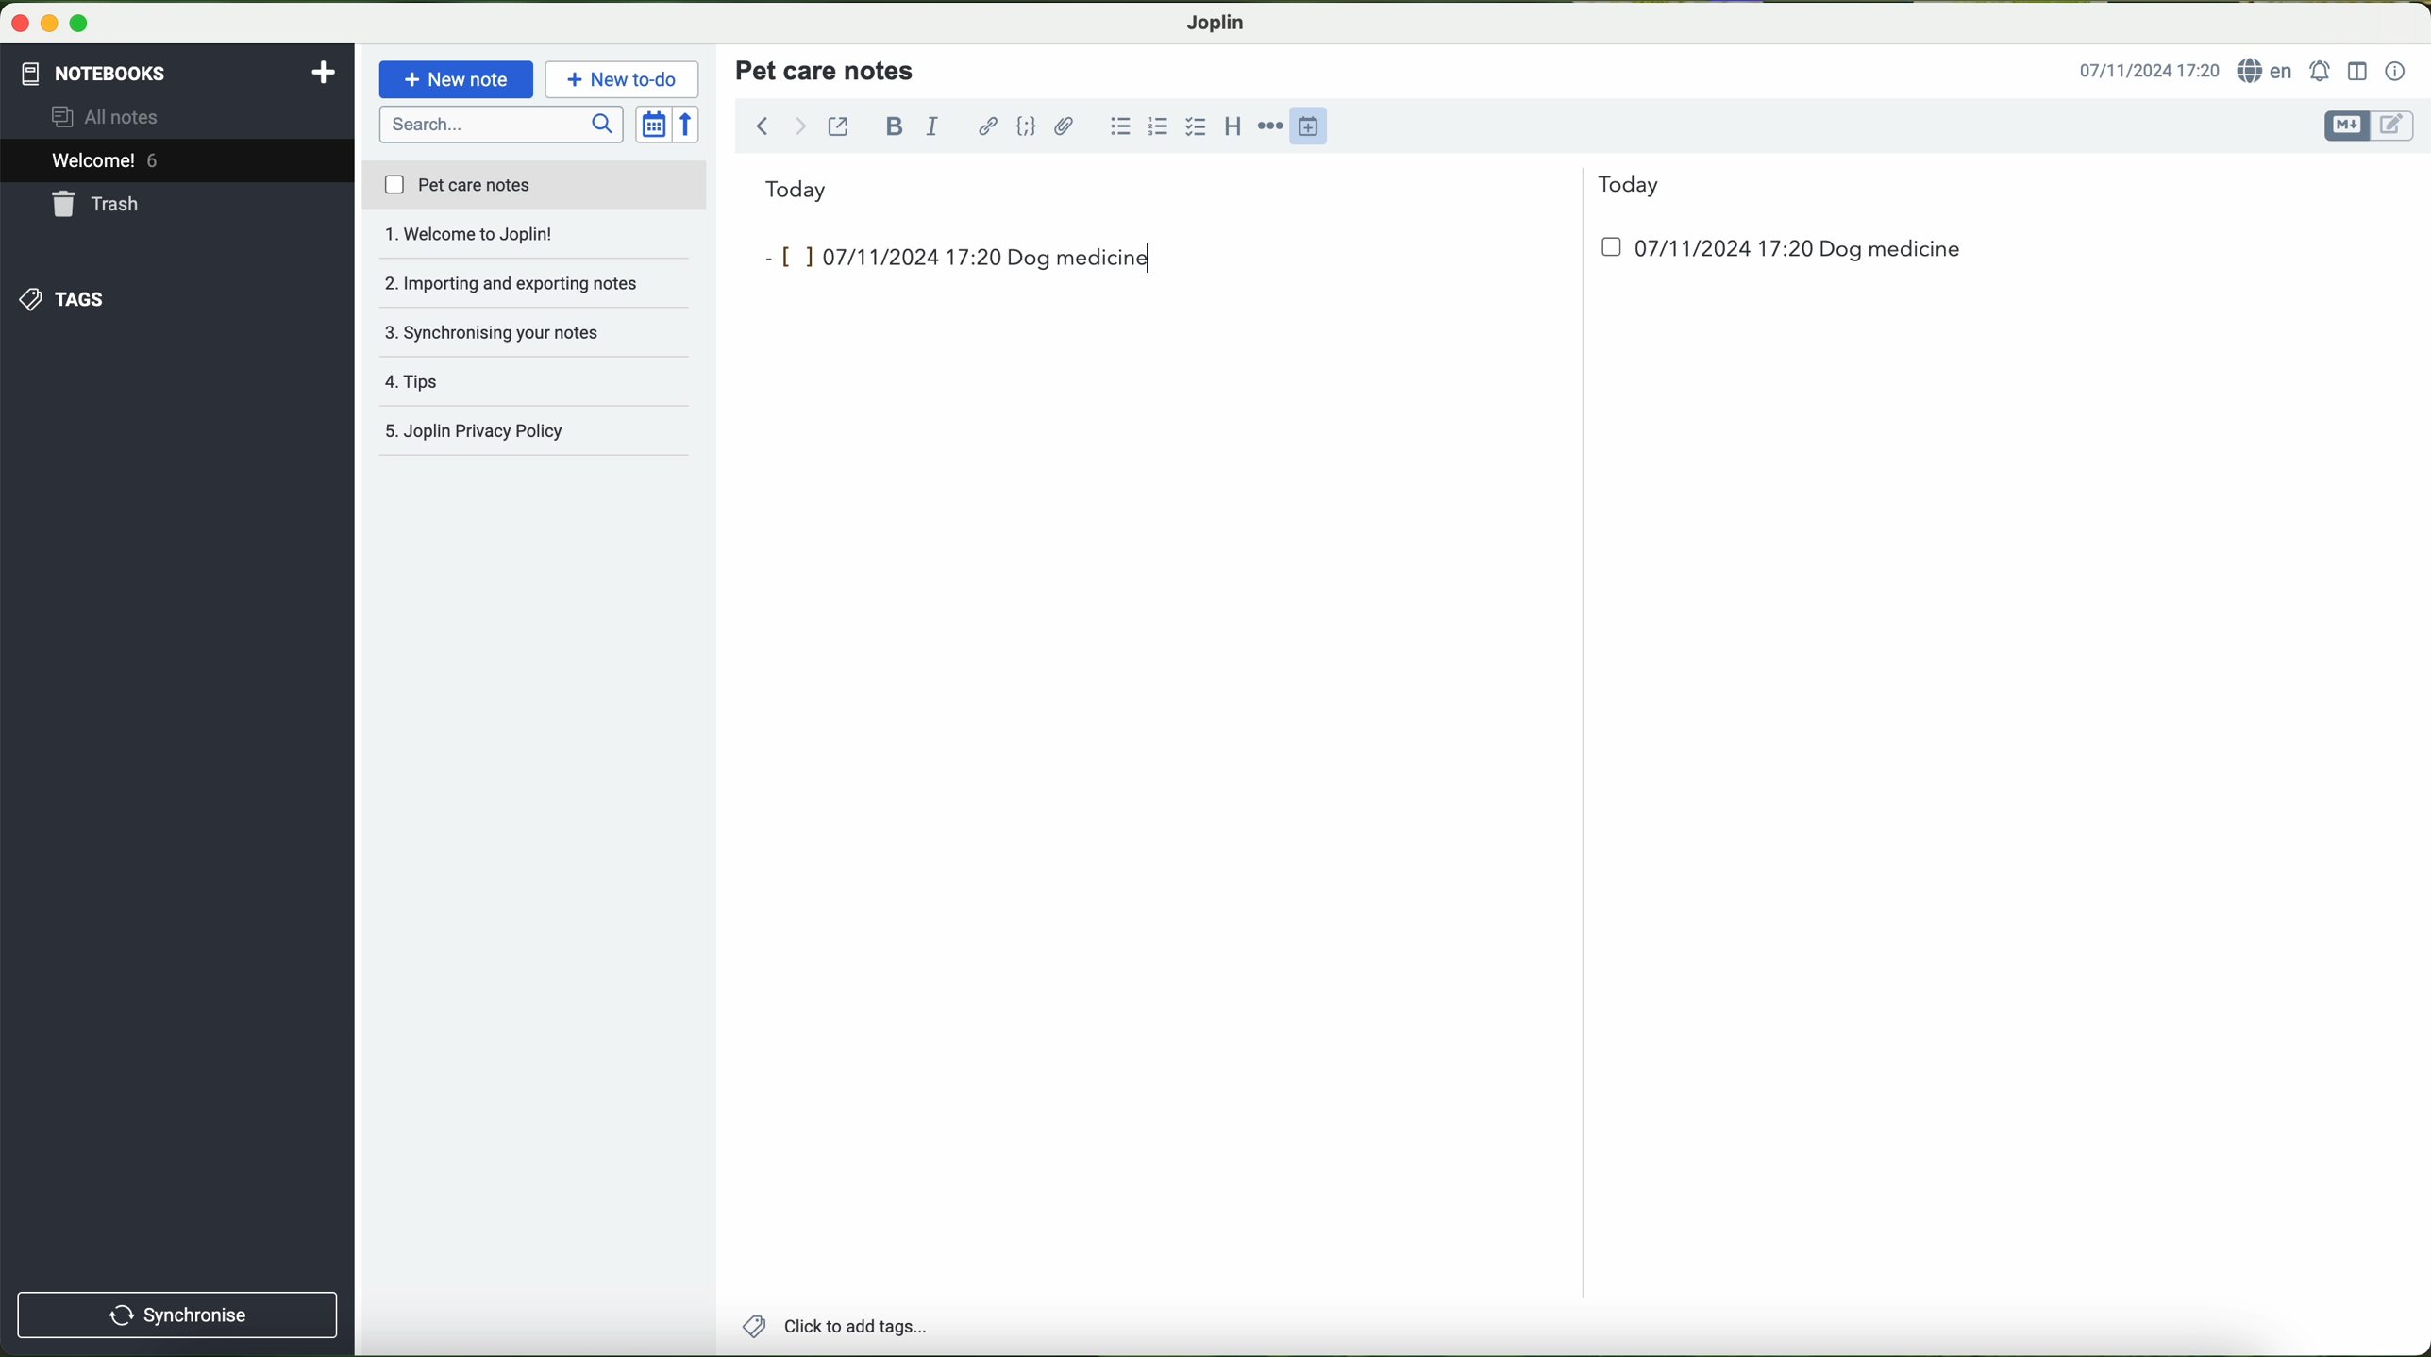 The image size is (2431, 1357). What do you see at coordinates (535, 240) in the screenshot?
I see `importing and exporting notes` at bounding box center [535, 240].